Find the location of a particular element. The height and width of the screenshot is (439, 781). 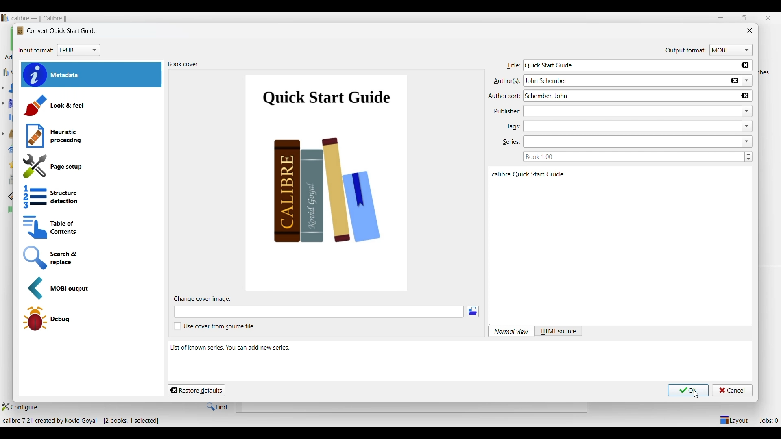

Cursor clicking on saving inputs is located at coordinates (696, 394).